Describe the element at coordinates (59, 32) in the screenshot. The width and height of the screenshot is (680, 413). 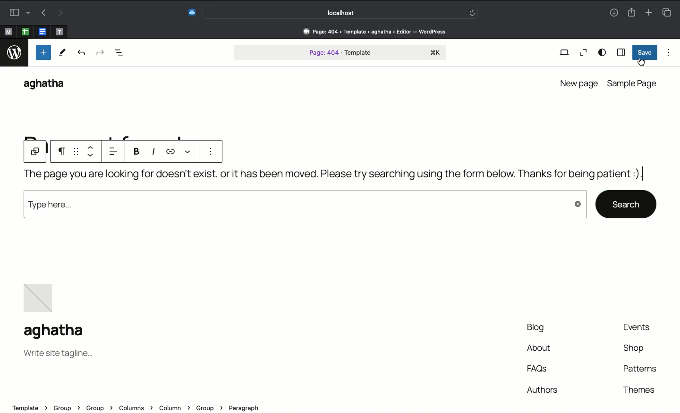
I see `open tab` at that location.